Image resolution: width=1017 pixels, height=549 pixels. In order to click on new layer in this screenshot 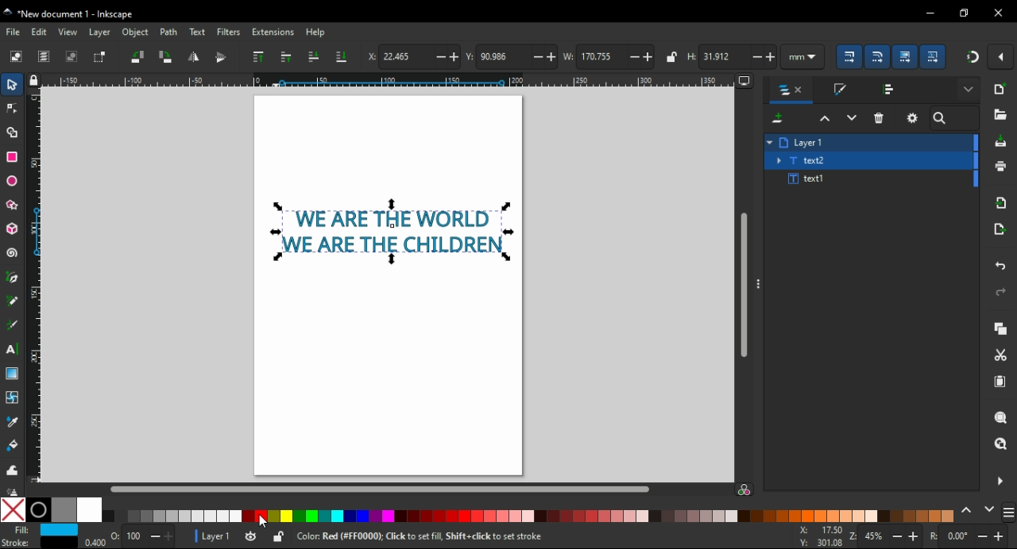, I will do `click(777, 118)`.